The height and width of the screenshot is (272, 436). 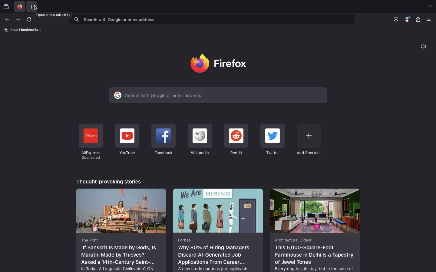 I want to click on List all tabs, so click(x=430, y=7).